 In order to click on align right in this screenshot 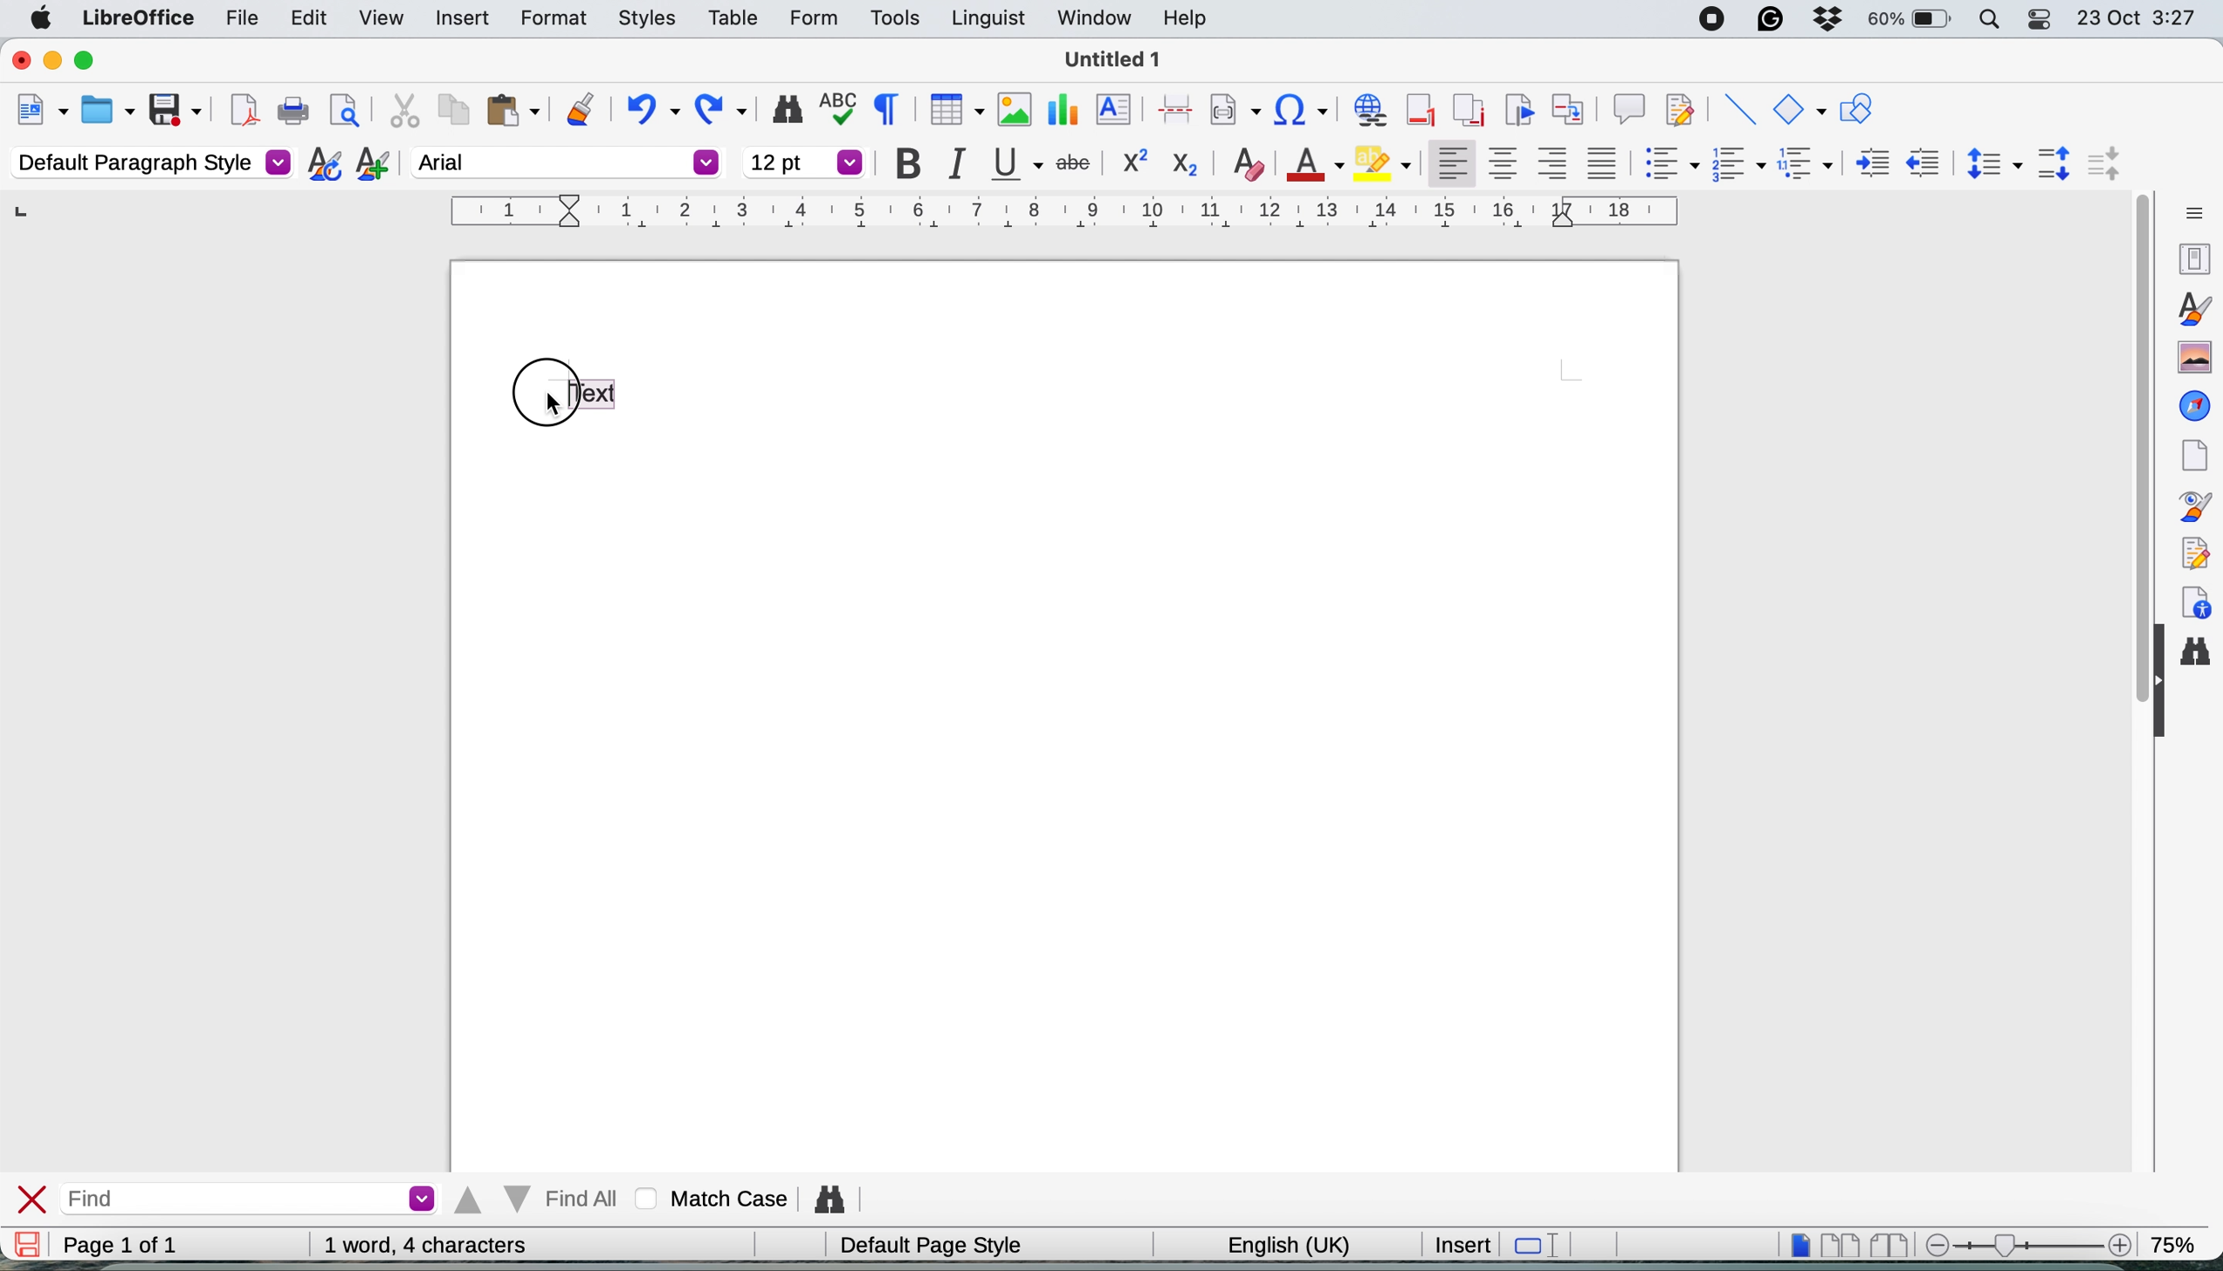, I will do `click(1554, 167)`.